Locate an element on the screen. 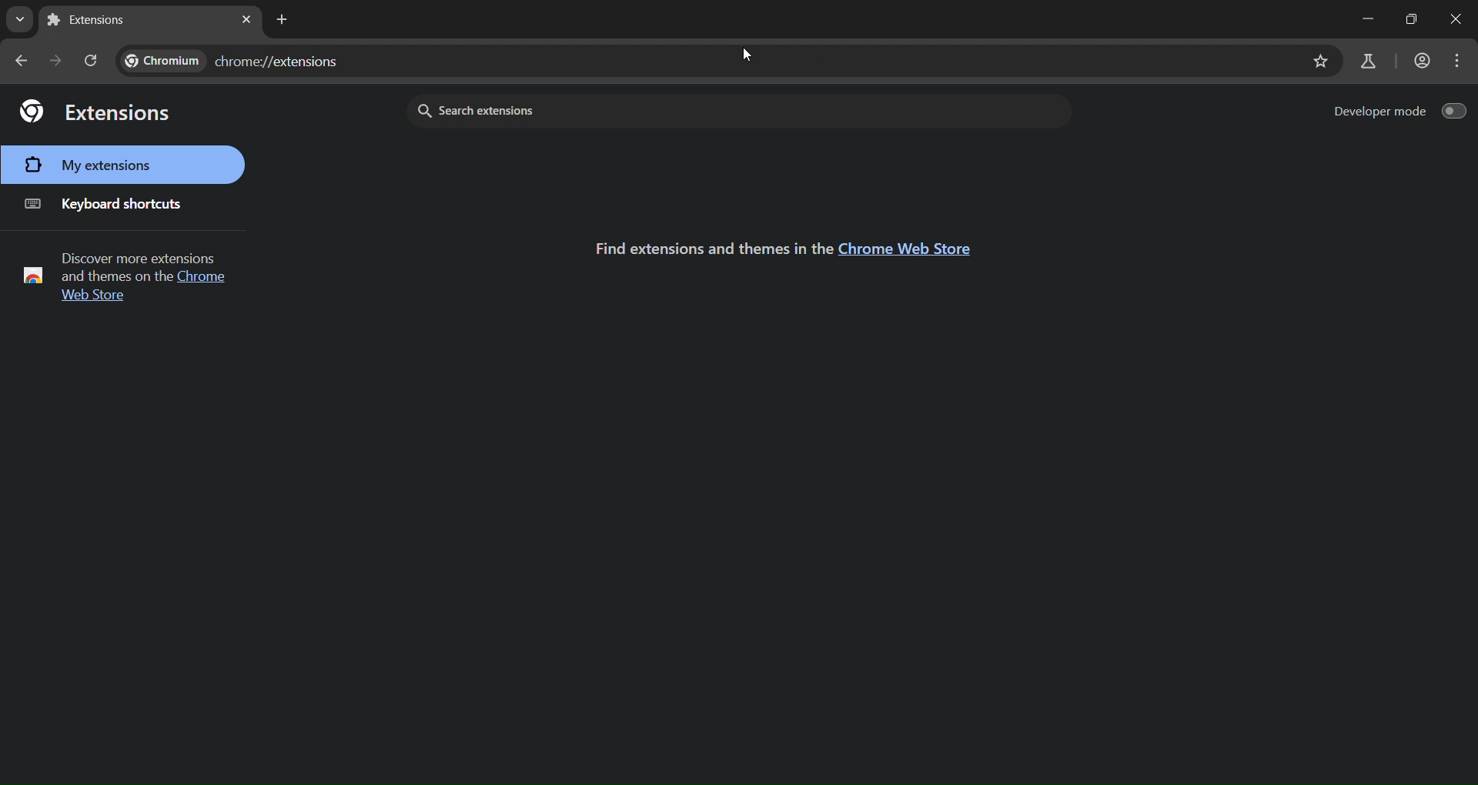 The image size is (1478, 785). cursor is located at coordinates (747, 53).